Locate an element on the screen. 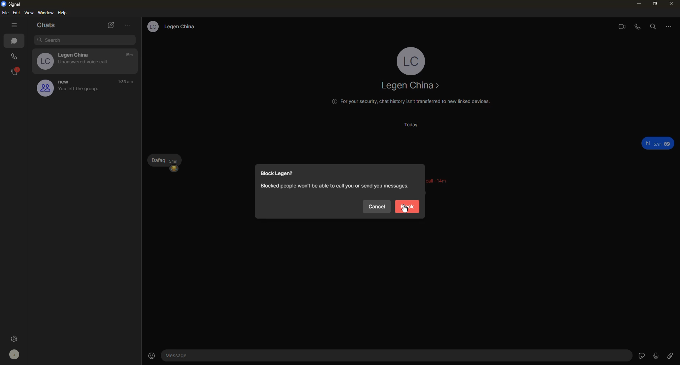  help is located at coordinates (64, 13).